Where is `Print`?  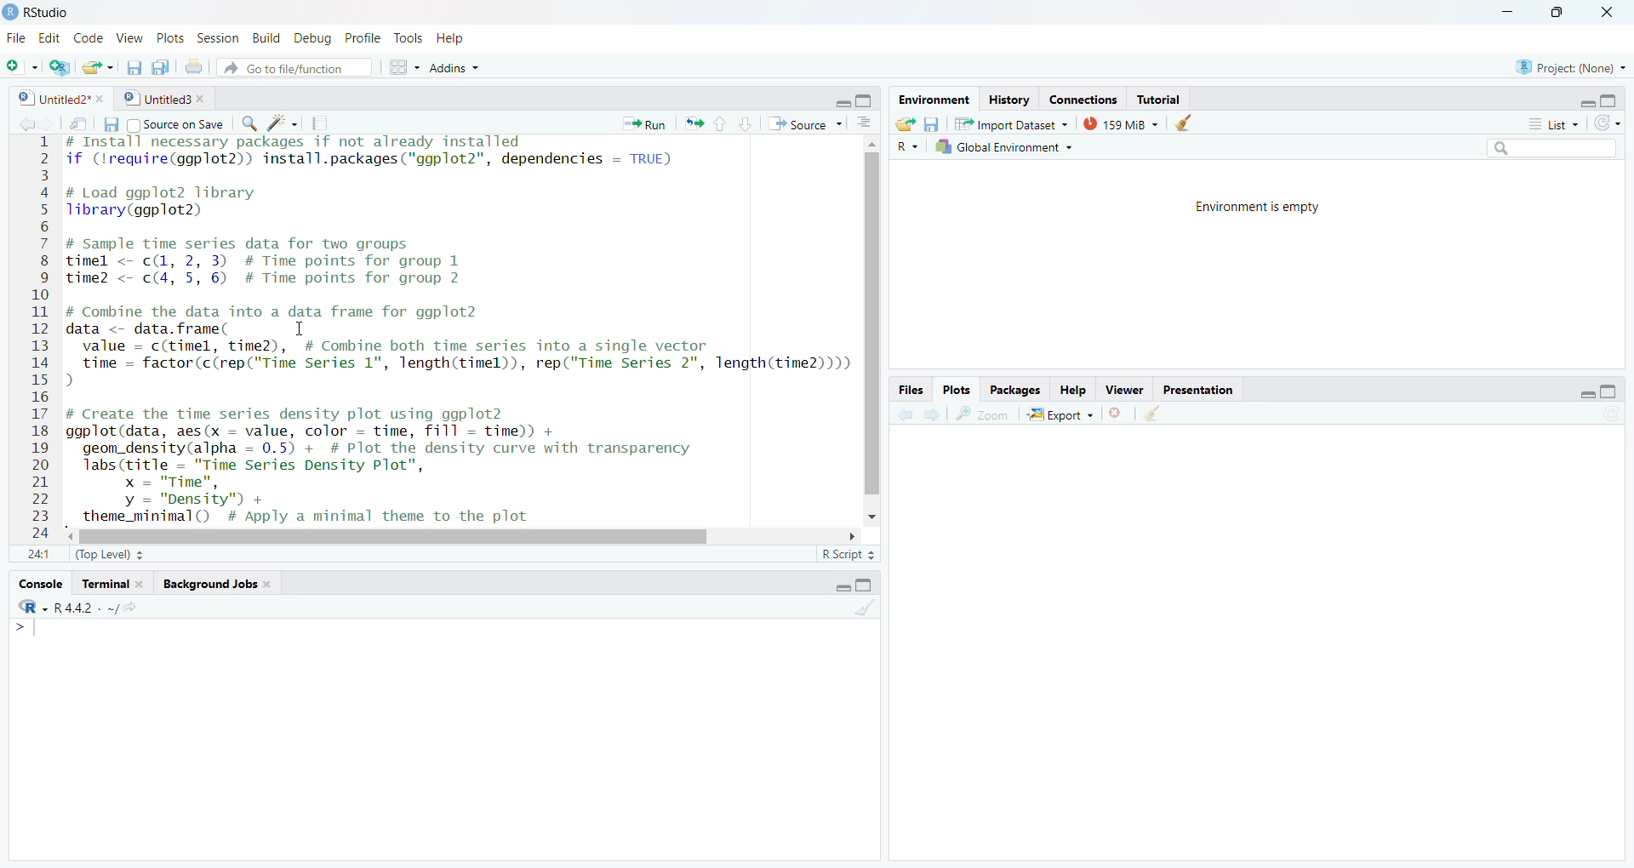 Print is located at coordinates (193, 67).